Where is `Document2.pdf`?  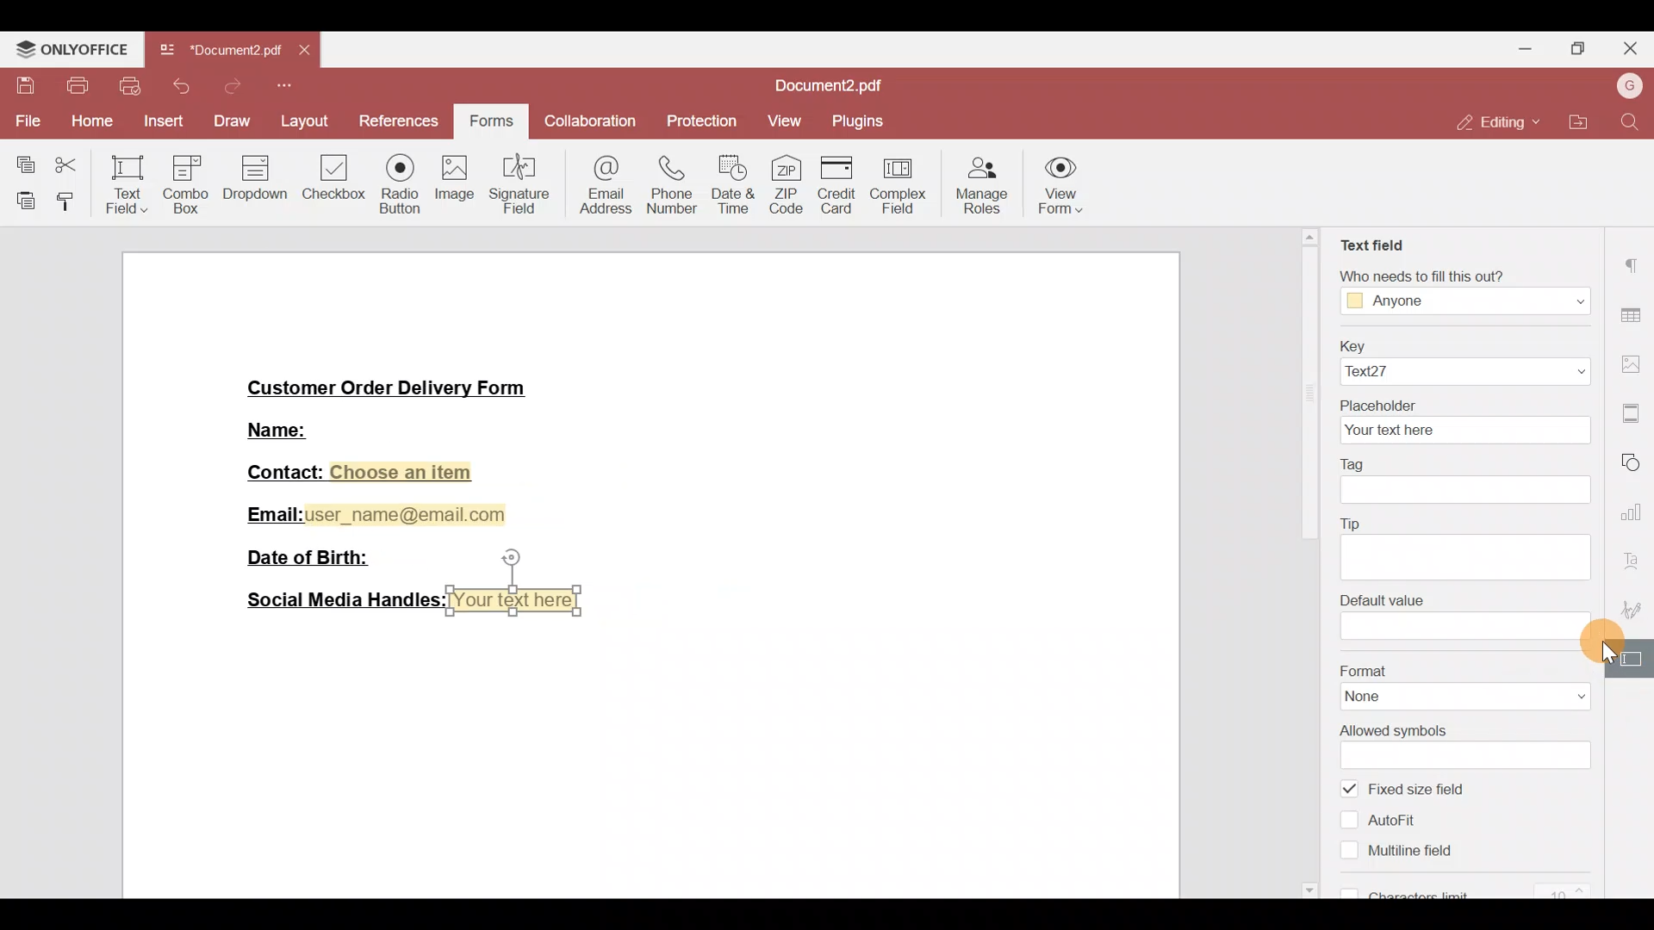 Document2.pdf is located at coordinates (836, 86).